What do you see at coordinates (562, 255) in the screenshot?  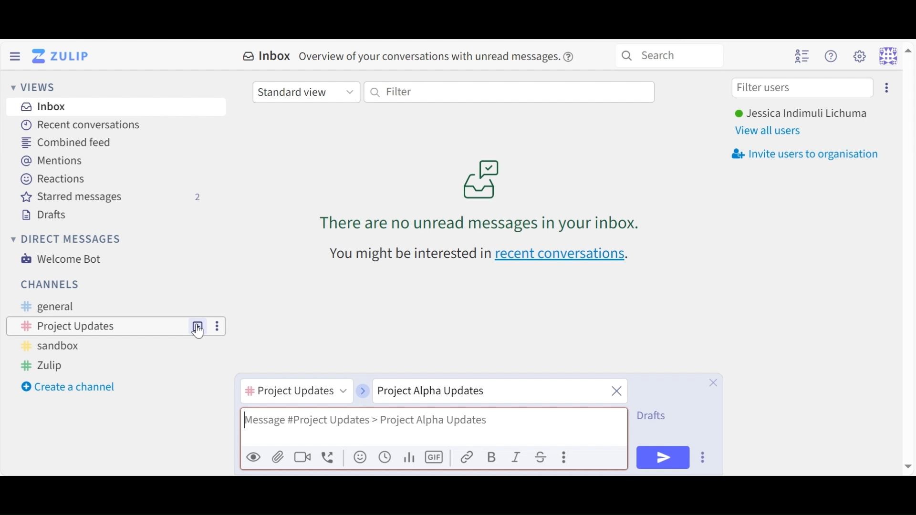 I see `recent conversations` at bounding box center [562, 255].